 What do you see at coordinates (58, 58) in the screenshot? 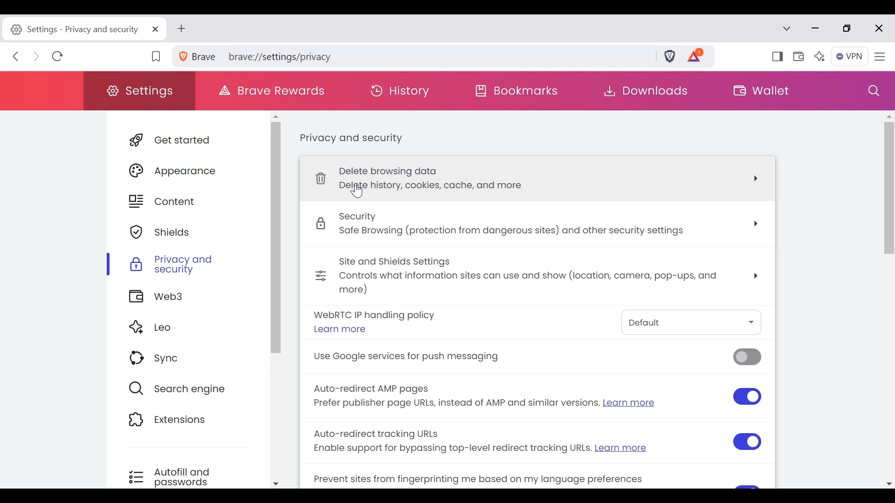
I see `Refresh` at bounding box center [58, 58].